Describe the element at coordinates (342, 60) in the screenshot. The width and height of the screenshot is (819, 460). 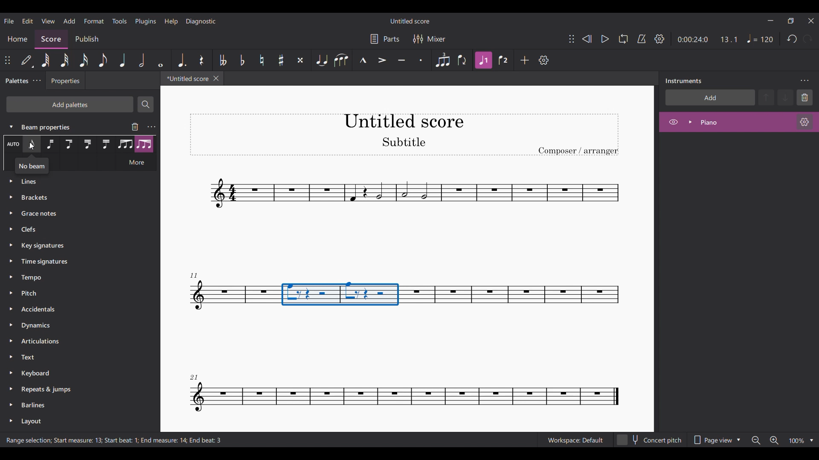
I see `Slur` at that location.